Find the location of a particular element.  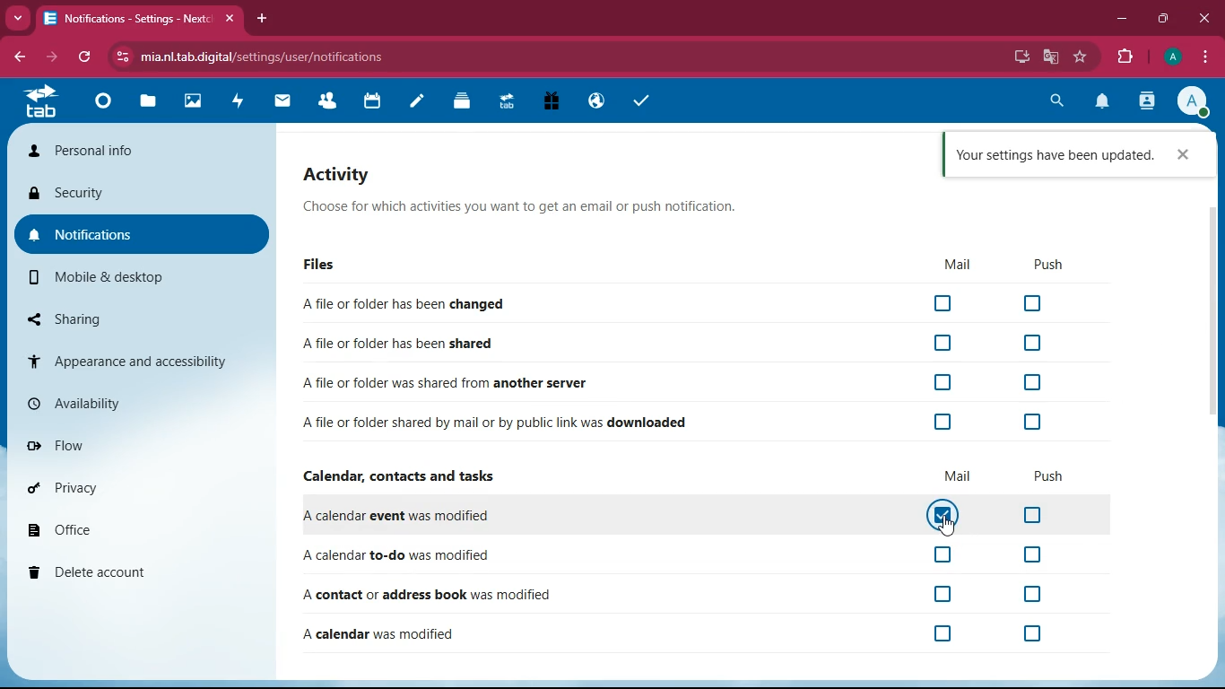

install app is located at coordinates (1021, 57).